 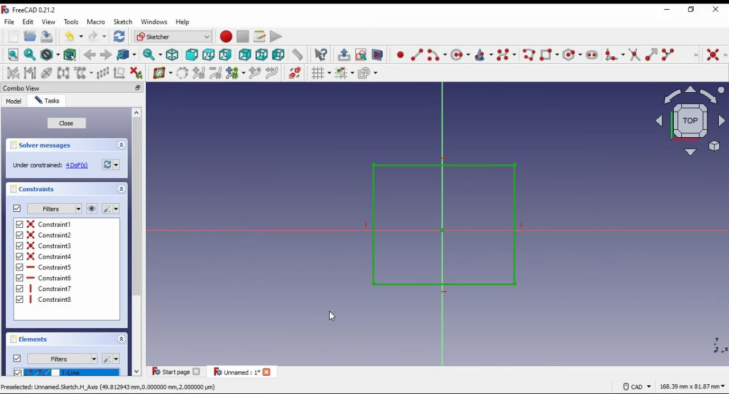 What do you see at coordinates (52, 299) in the screenshot?
I see `Constraint` at bounding box center [52, 299].